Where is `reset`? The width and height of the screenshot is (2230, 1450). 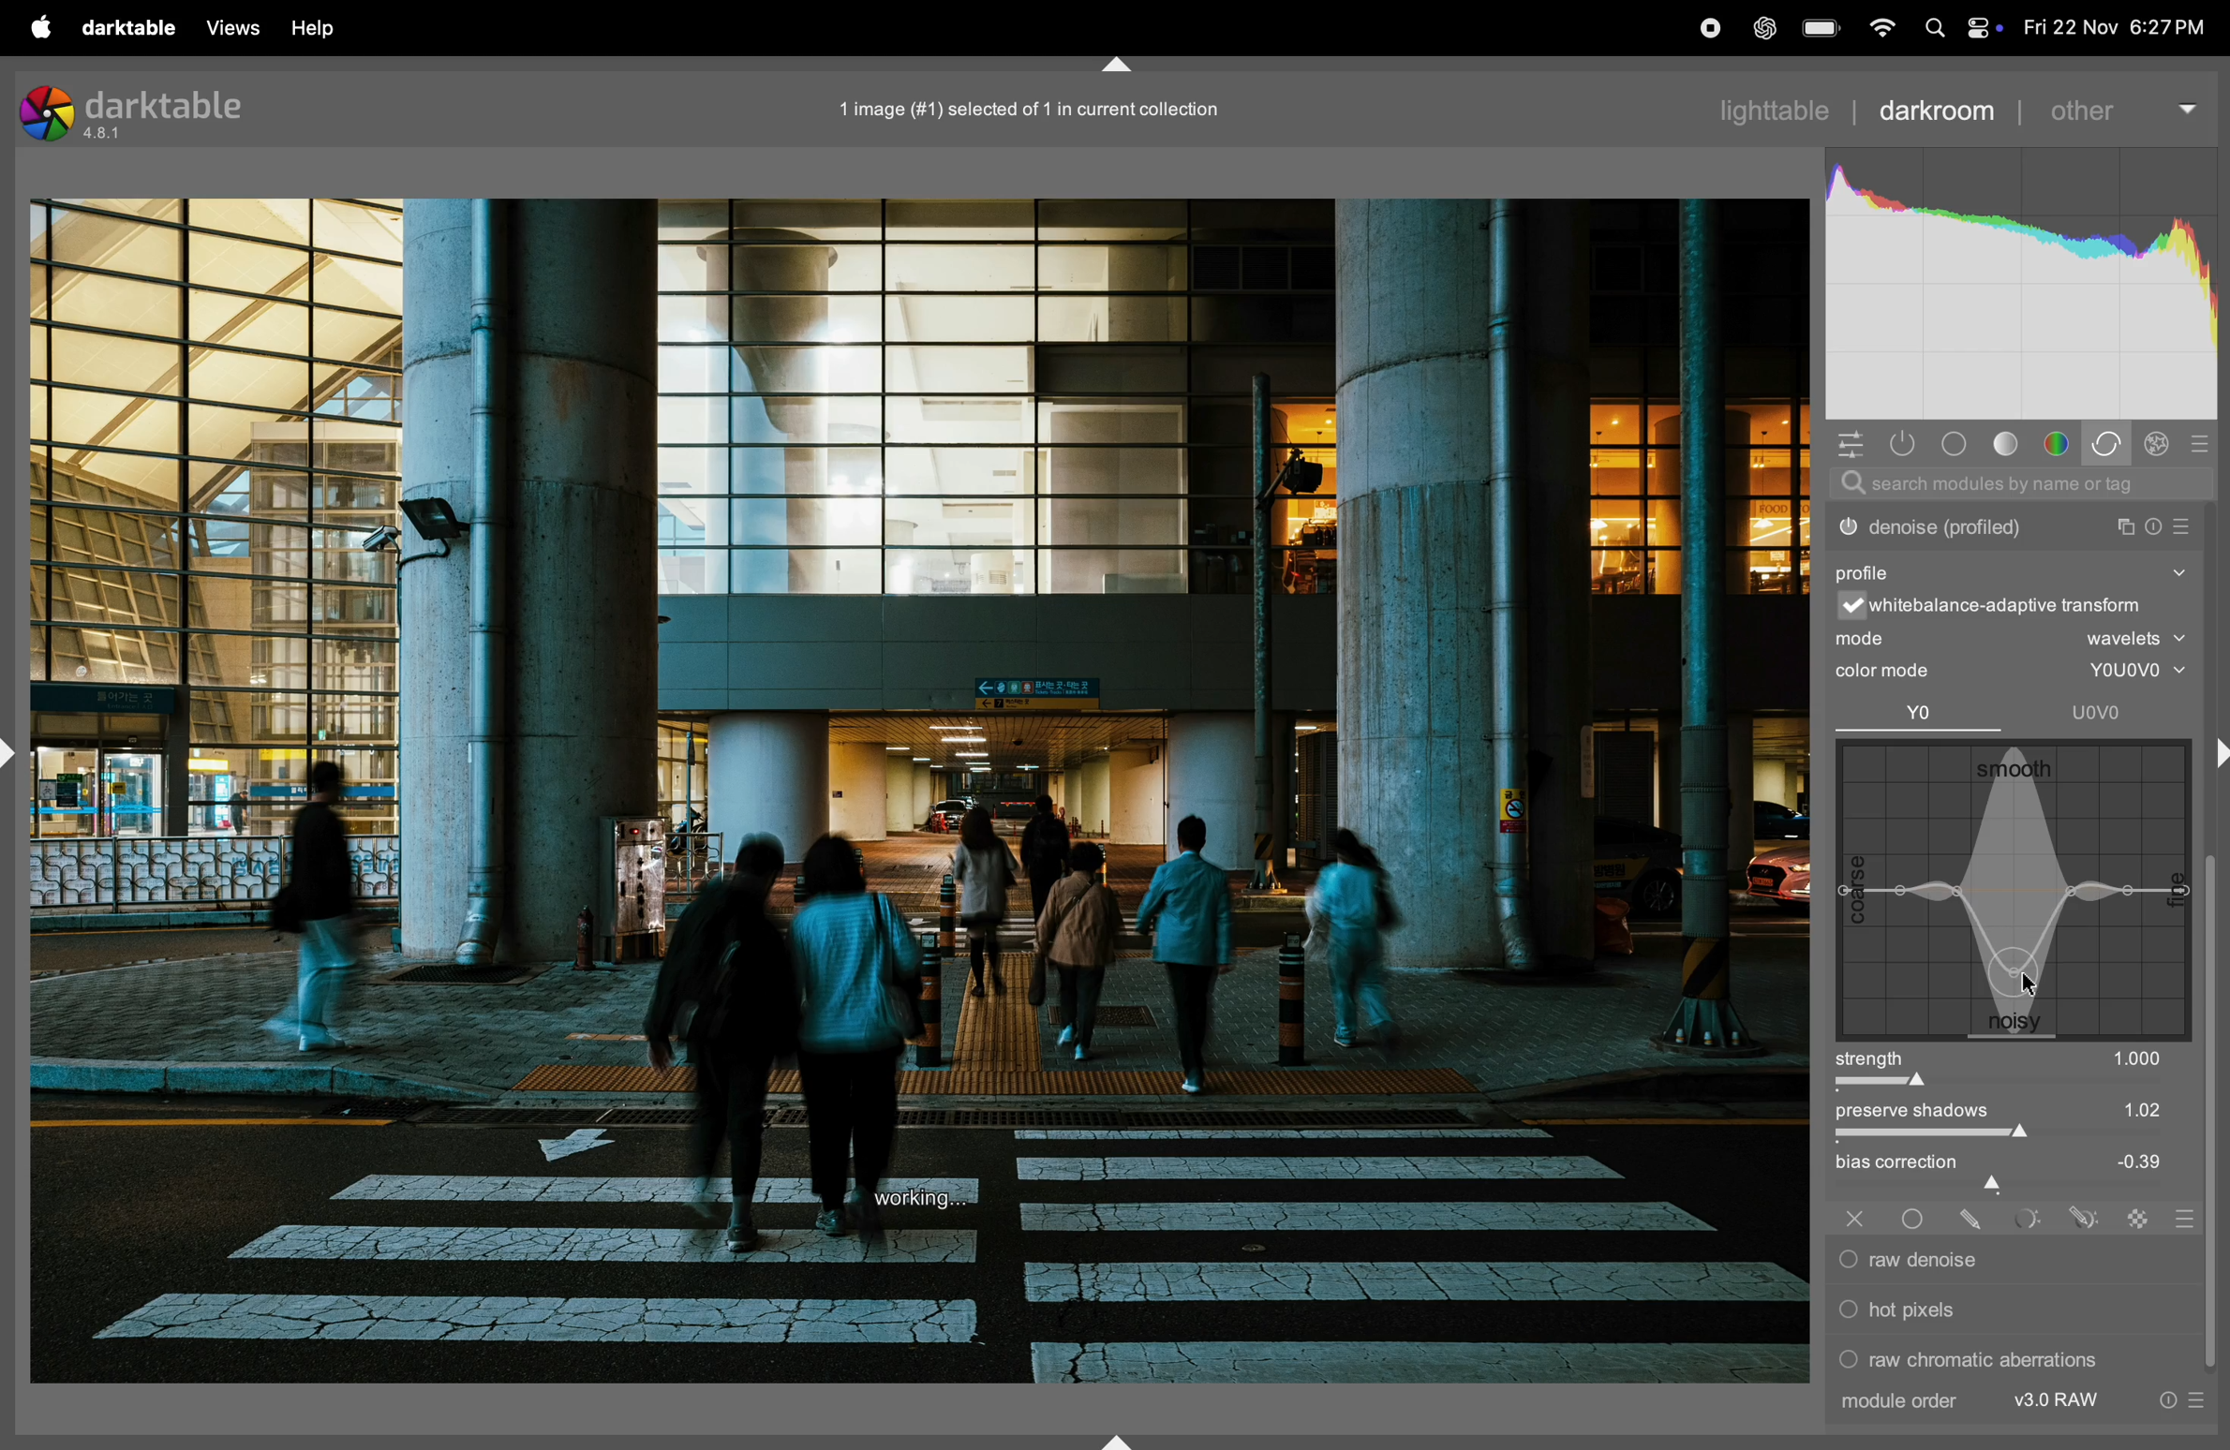
reset is located at coordinates (2171, 1400).